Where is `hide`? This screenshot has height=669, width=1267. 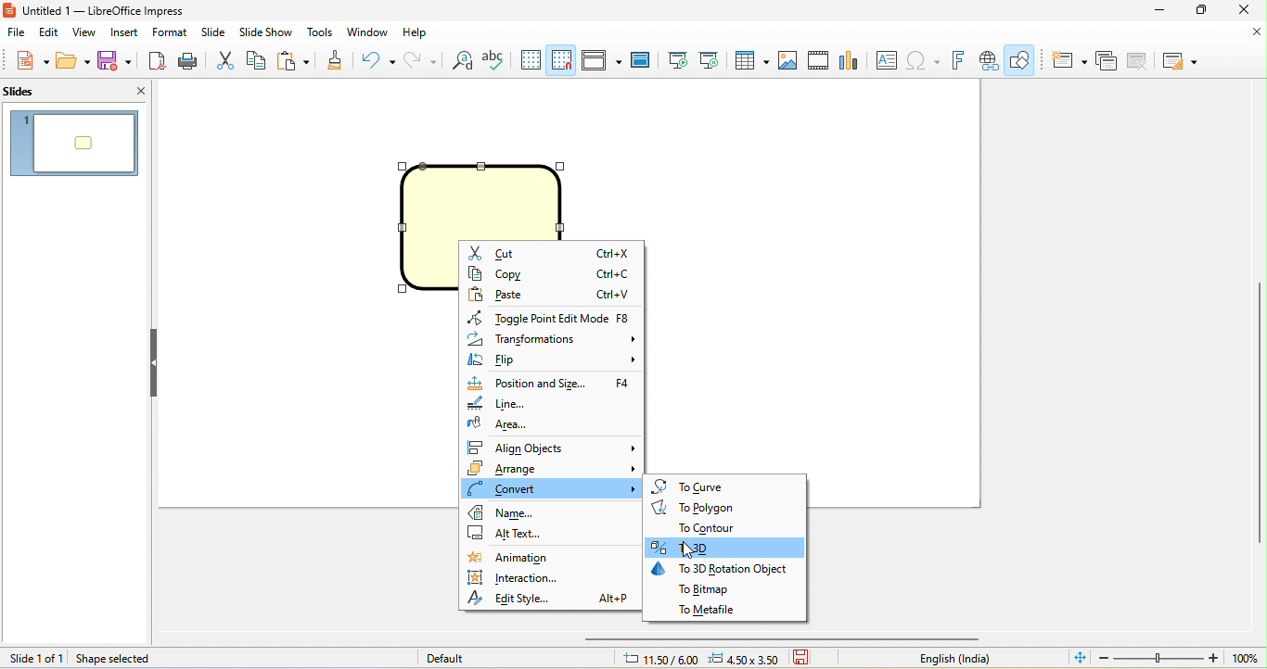 hide is located at coordinates (155, 362).